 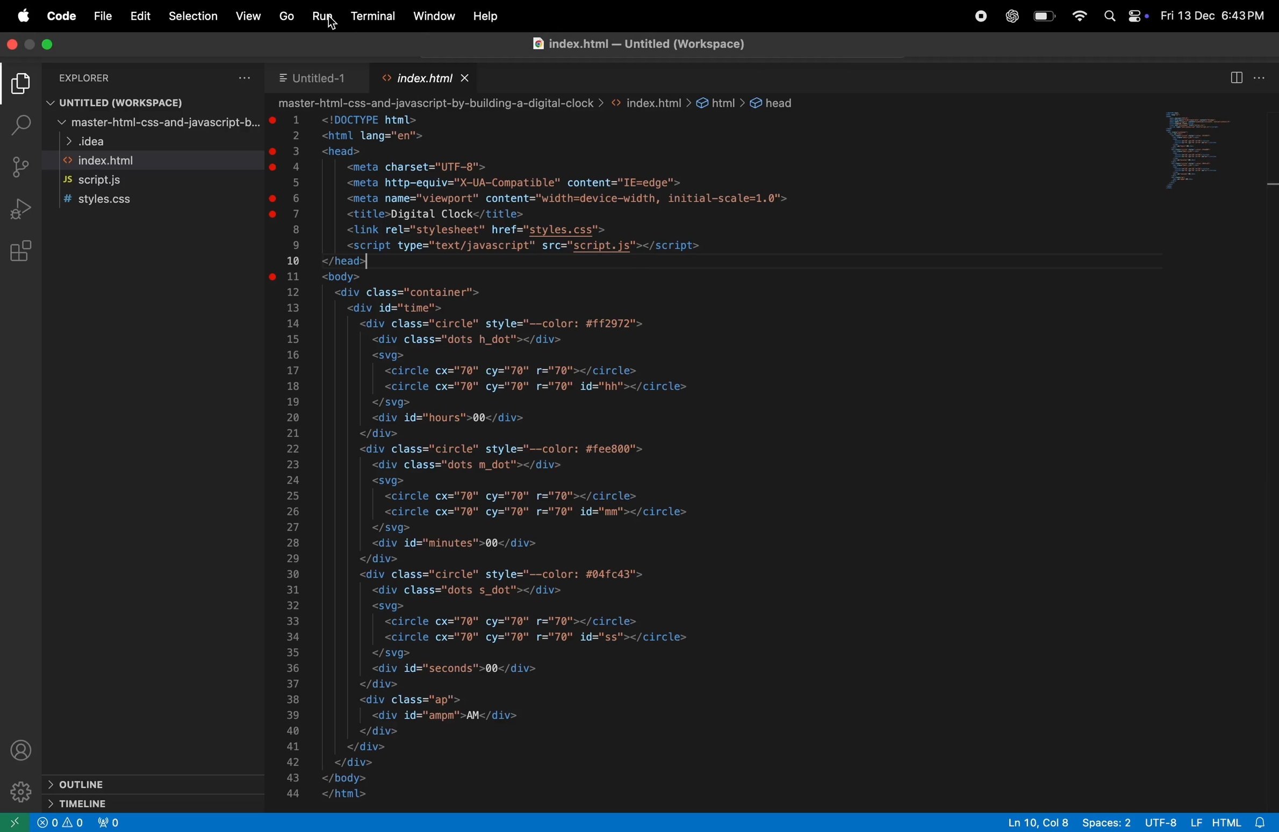 What do you see at coordinates (645, 42) in the screenshot?
I see `index.html file page title` at bounding box center [645, 42].